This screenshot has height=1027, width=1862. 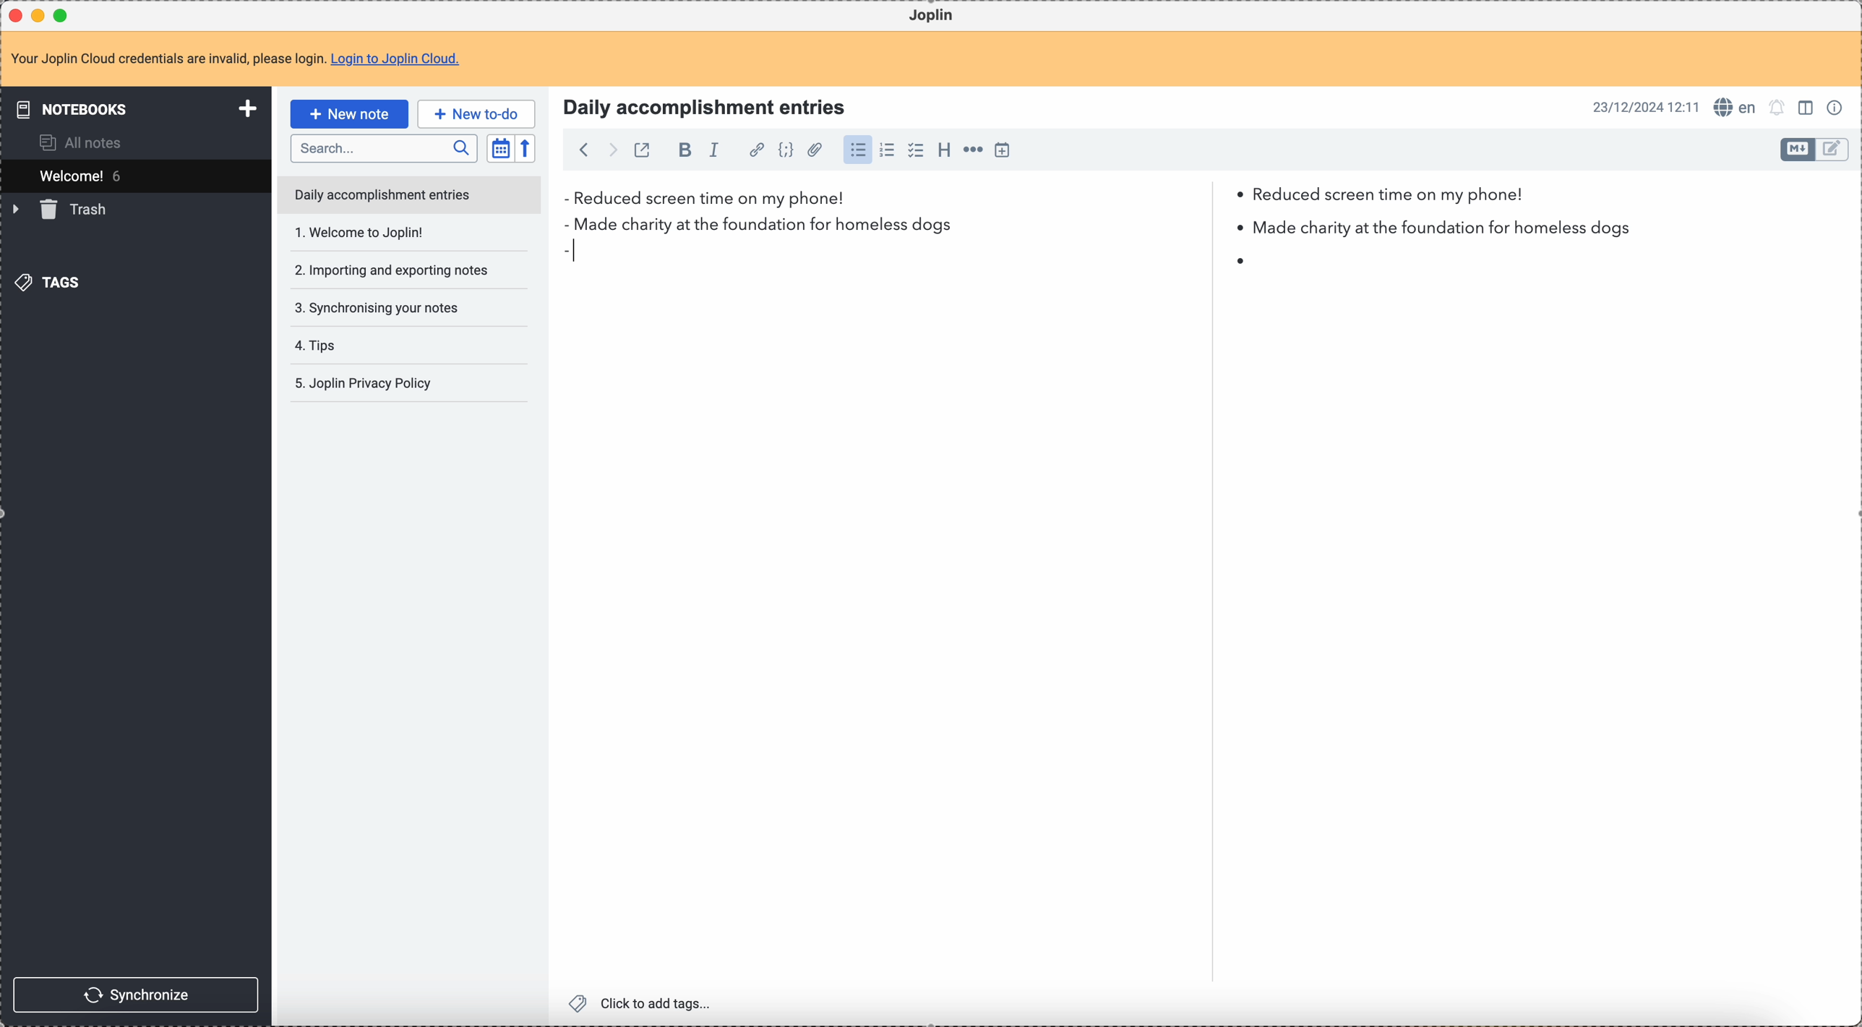 I want to click on click on new note, so click(x=348, y=113).